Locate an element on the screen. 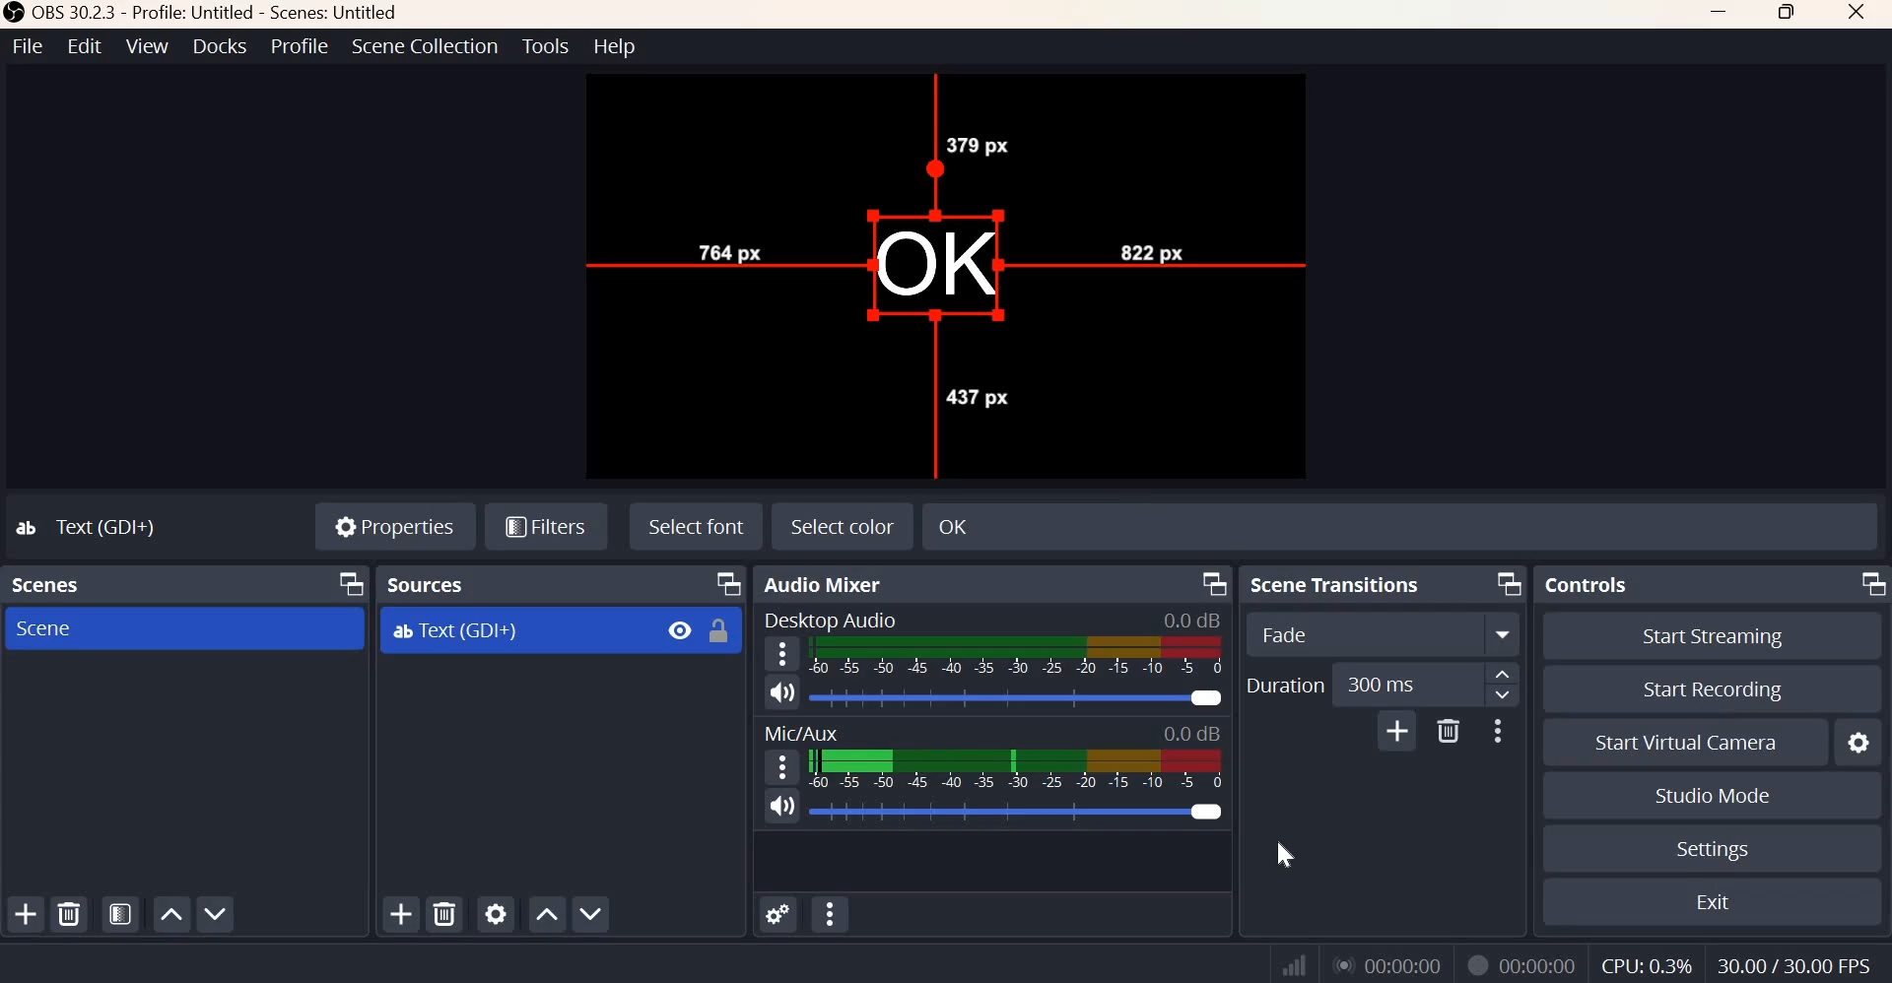 The width and height of the screenshot is (1892, 983). Start recording is located at coordinates (1714, 689).